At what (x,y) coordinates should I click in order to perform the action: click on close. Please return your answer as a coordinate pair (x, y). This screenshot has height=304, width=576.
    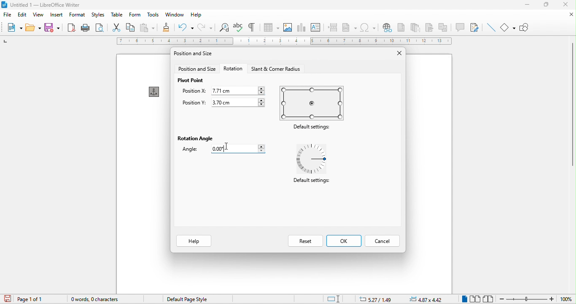
    Looking at the image, I should click on (570, 15).